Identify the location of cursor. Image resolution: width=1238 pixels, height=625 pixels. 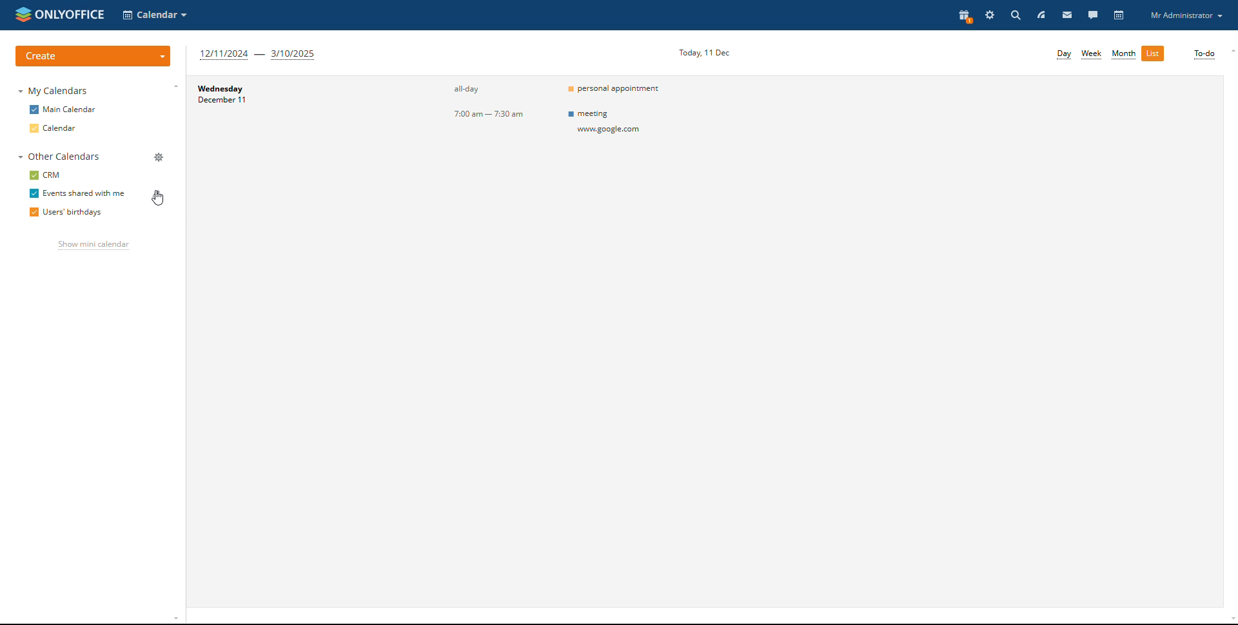
(158, 198).